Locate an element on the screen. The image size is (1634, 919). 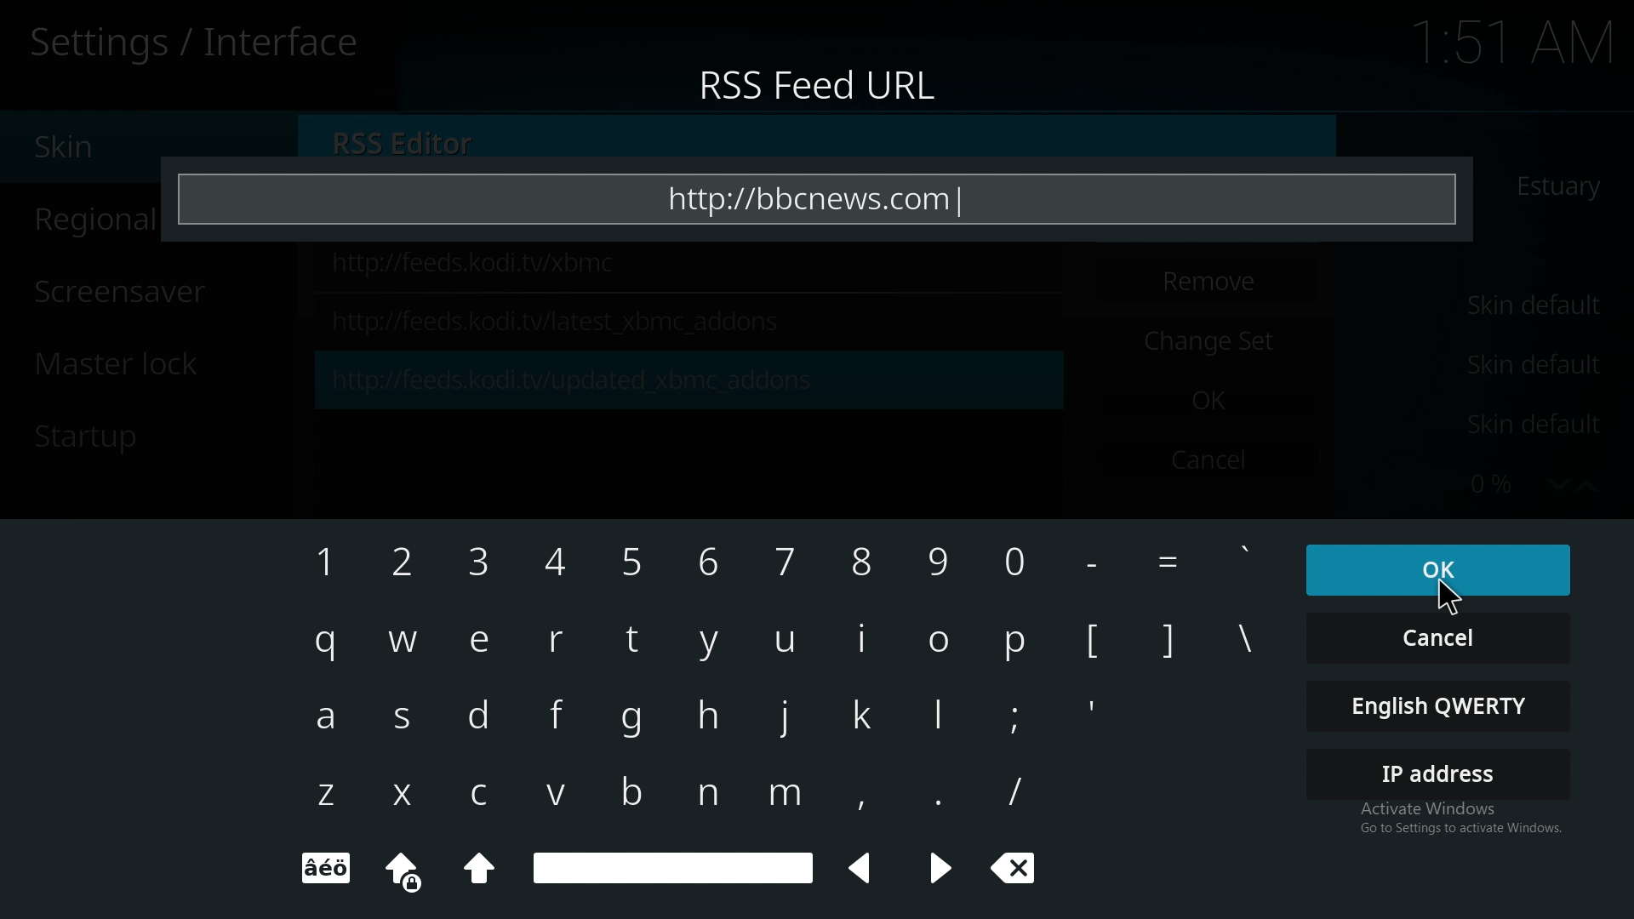
keyboard Input is located at coordinates (786, 796).